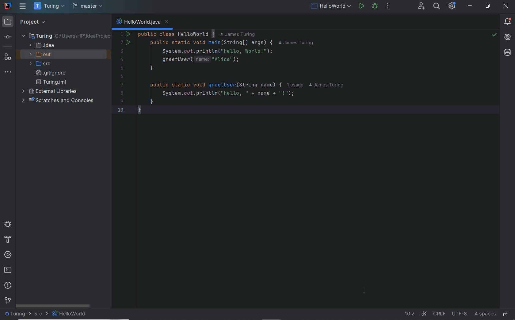  What do you see at coordinates (459, 314) in the screenshot?
I see `UTF-8(FILE ENCODING)` at bounding box center [459, 314].